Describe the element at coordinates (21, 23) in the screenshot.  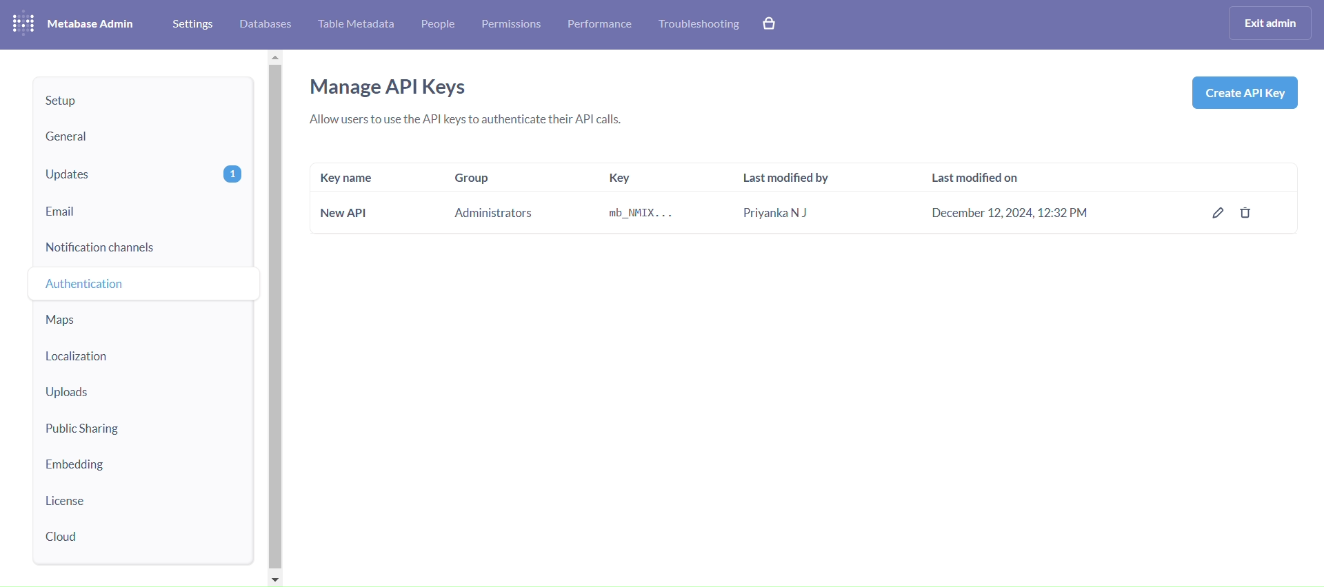
I see `logo` at that location.